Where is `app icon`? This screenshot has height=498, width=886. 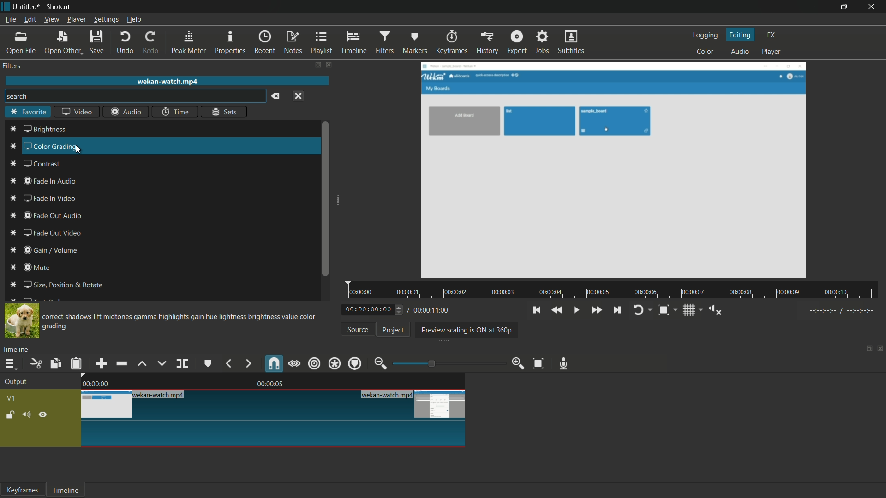
app icon is located at coordinates (6, 6).